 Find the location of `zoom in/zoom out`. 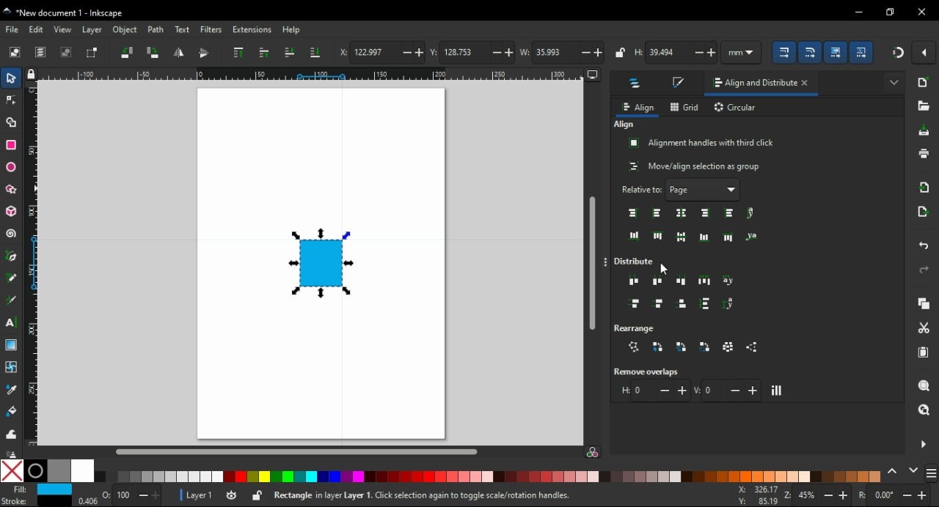

zoom in/zoom out is located at coordinates (815, 495).